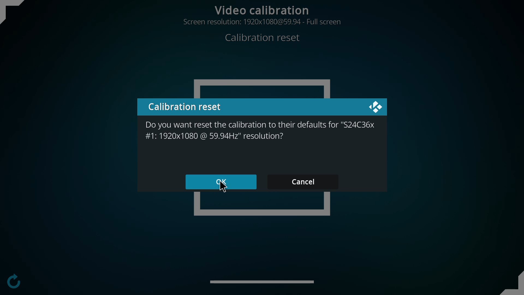 The width and height of the screenshot is (524, 295). What do you see at coordinates (376, 107) in the screenshot?
I see `close` at bounding box center [376, 107].